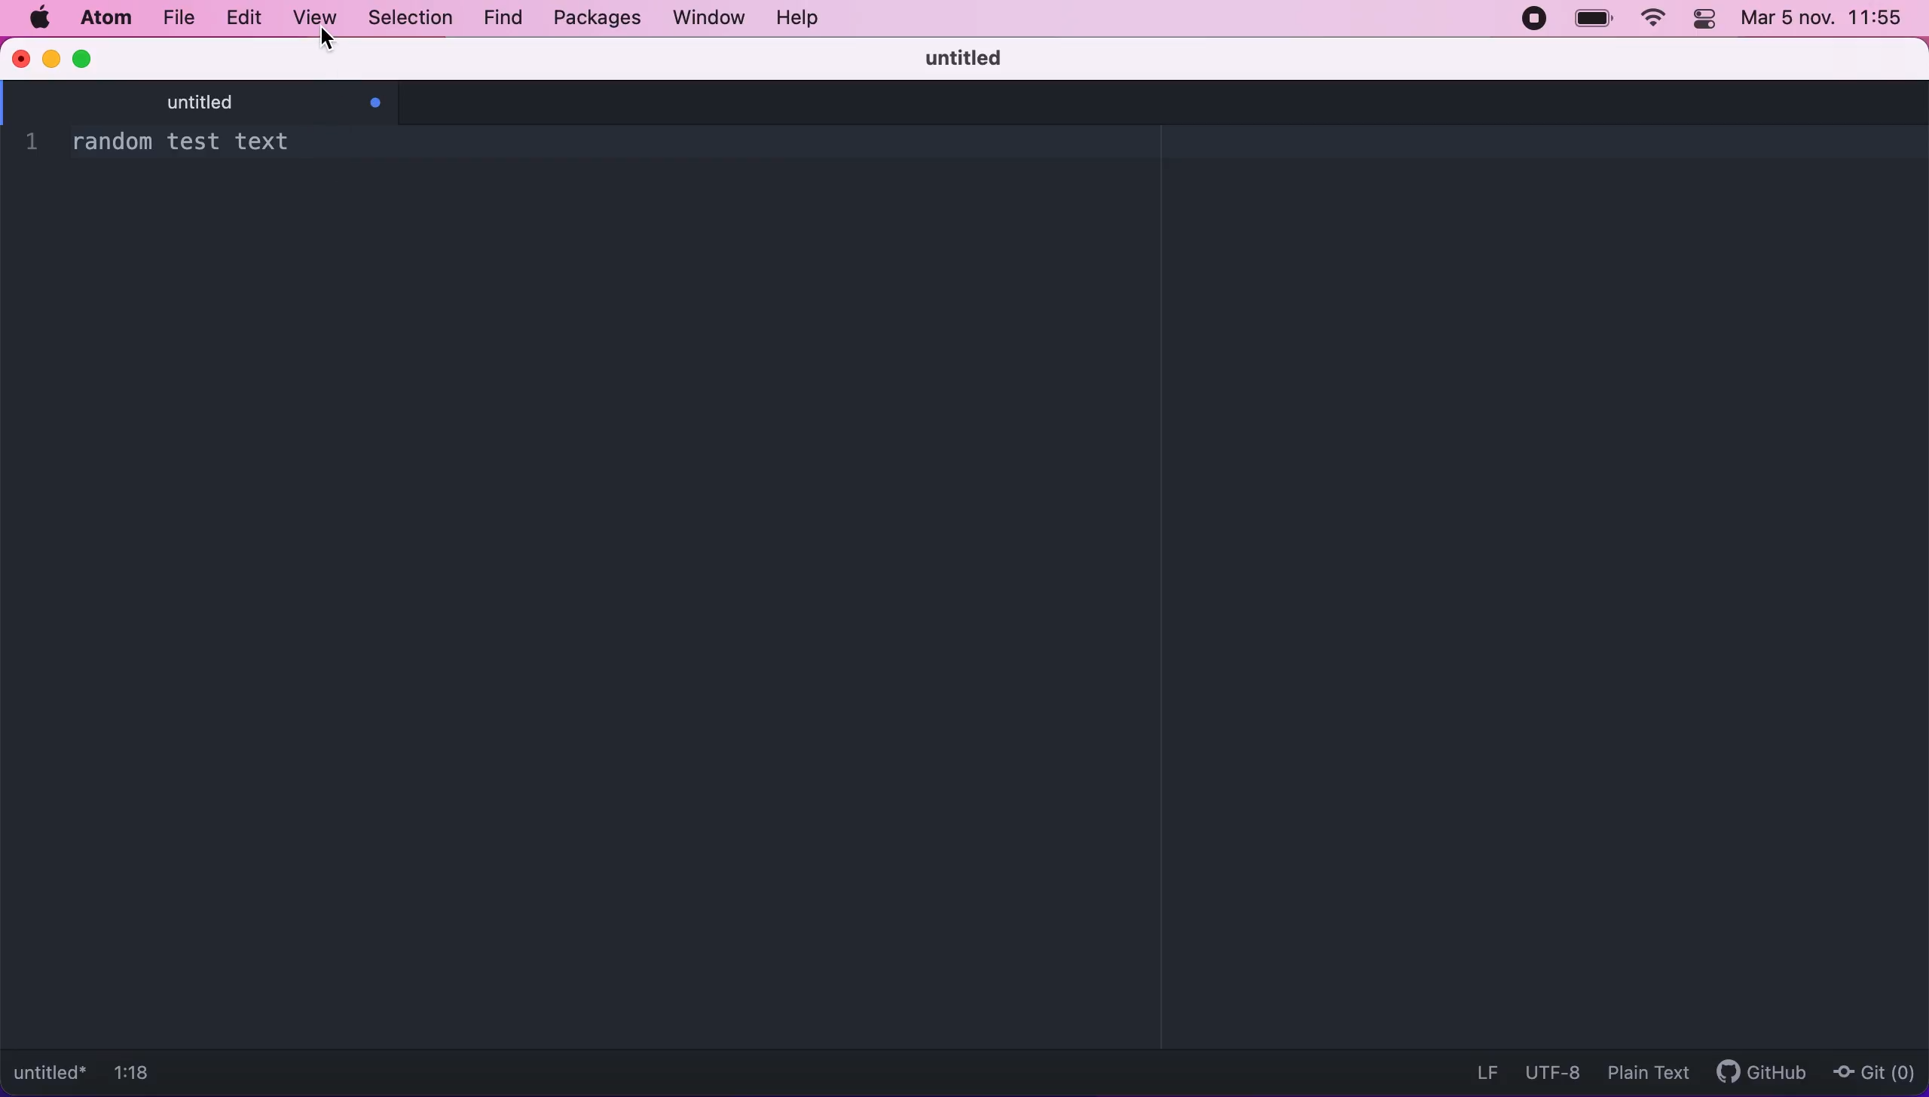 The height and width of the screenshot is (1097, 1929). I want to click on find, so click(502, 20).